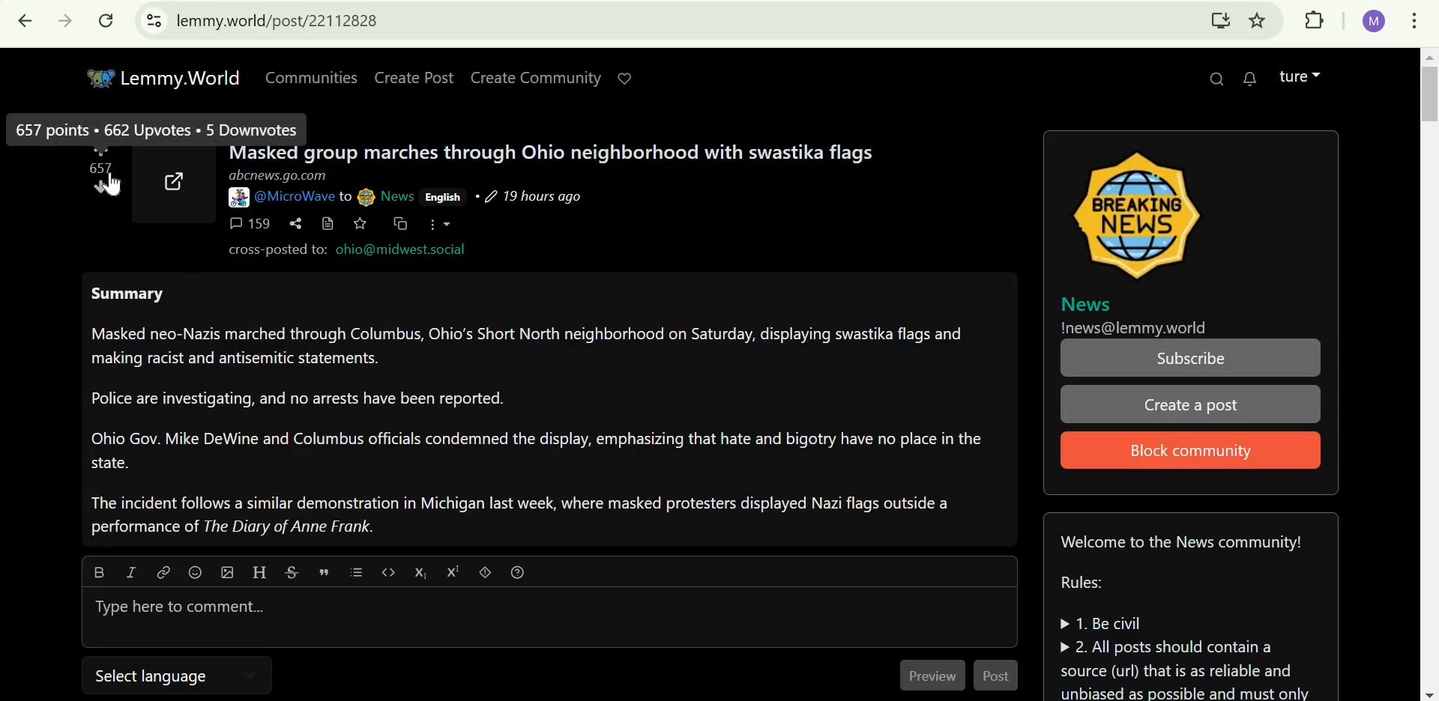  I want to click on Type here to comment..., so click(172, 607).